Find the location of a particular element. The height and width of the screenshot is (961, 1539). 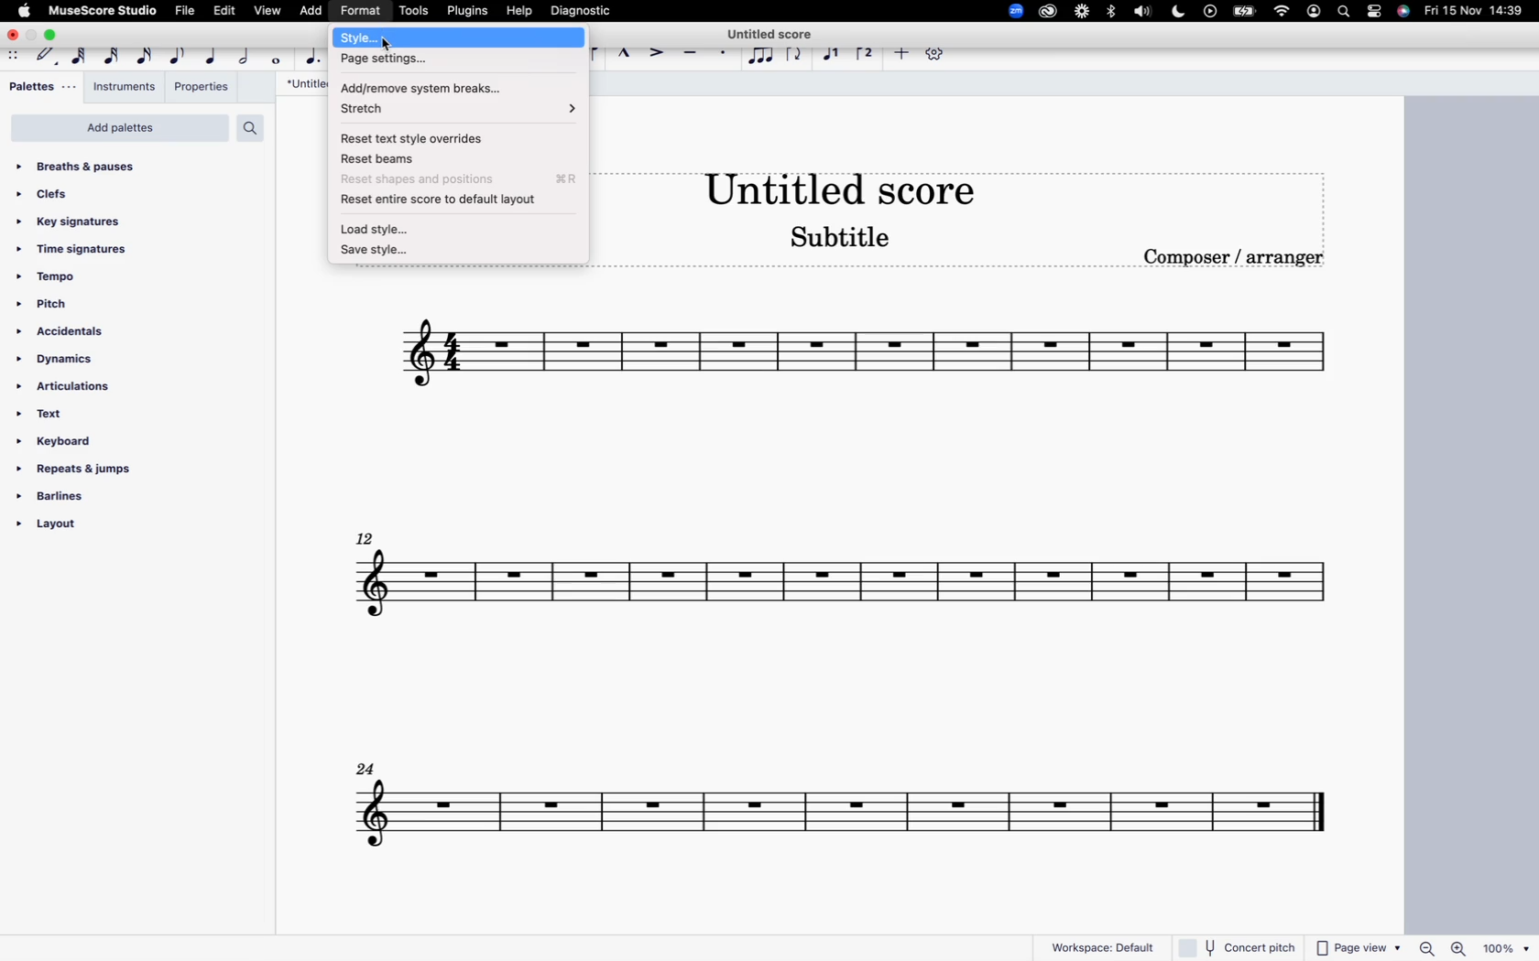

wifi is located at coordinates (1280, 12).